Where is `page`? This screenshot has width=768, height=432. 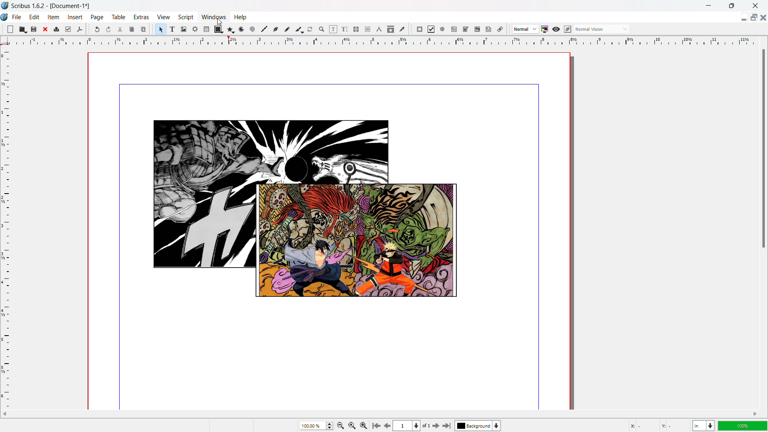 page is located at coordinates (97, 17).